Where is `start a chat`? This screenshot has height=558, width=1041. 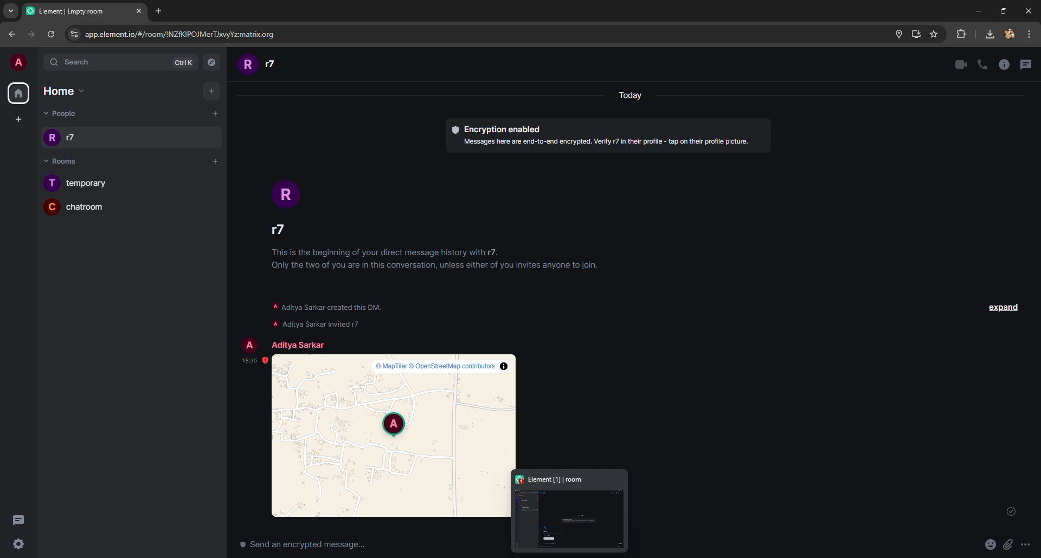
start a chat is located at coordinates (216, 114).